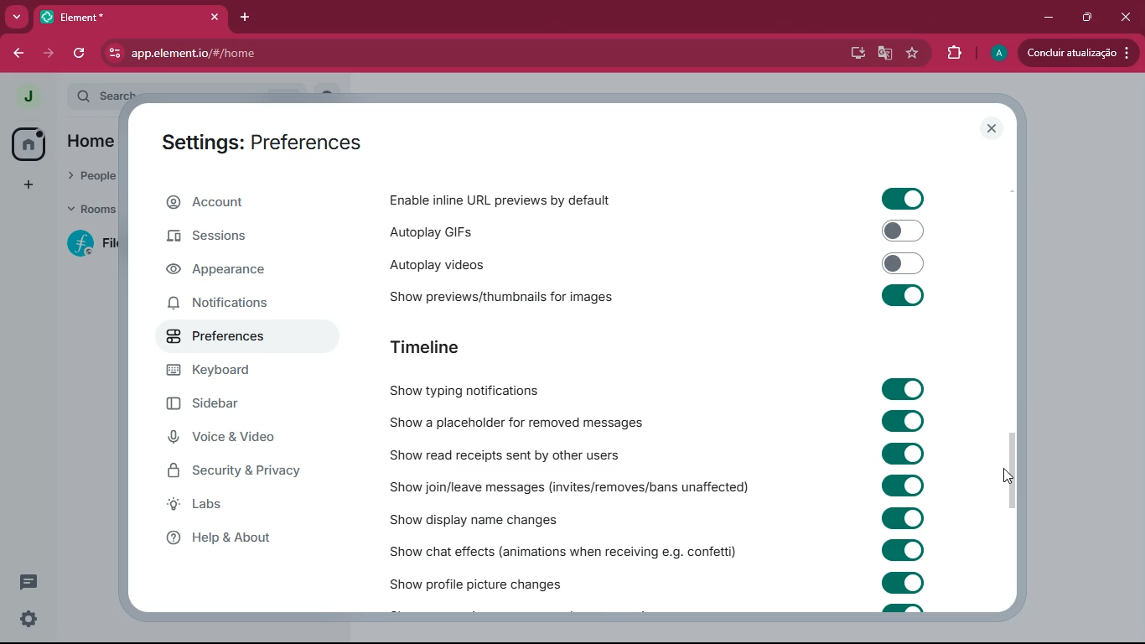  I want to click on Close, so click(1125, 15).